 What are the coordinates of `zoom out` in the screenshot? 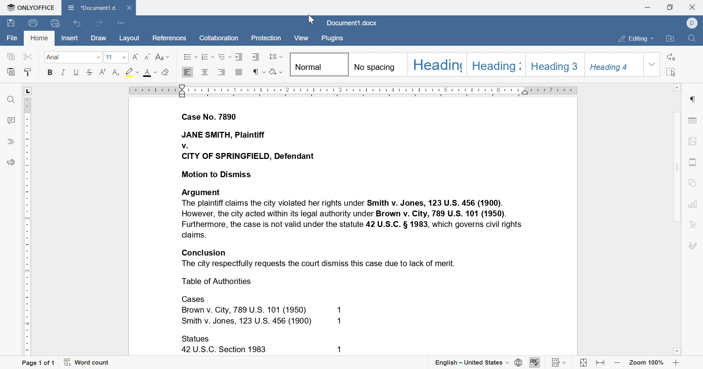 It's located at (617, 364).